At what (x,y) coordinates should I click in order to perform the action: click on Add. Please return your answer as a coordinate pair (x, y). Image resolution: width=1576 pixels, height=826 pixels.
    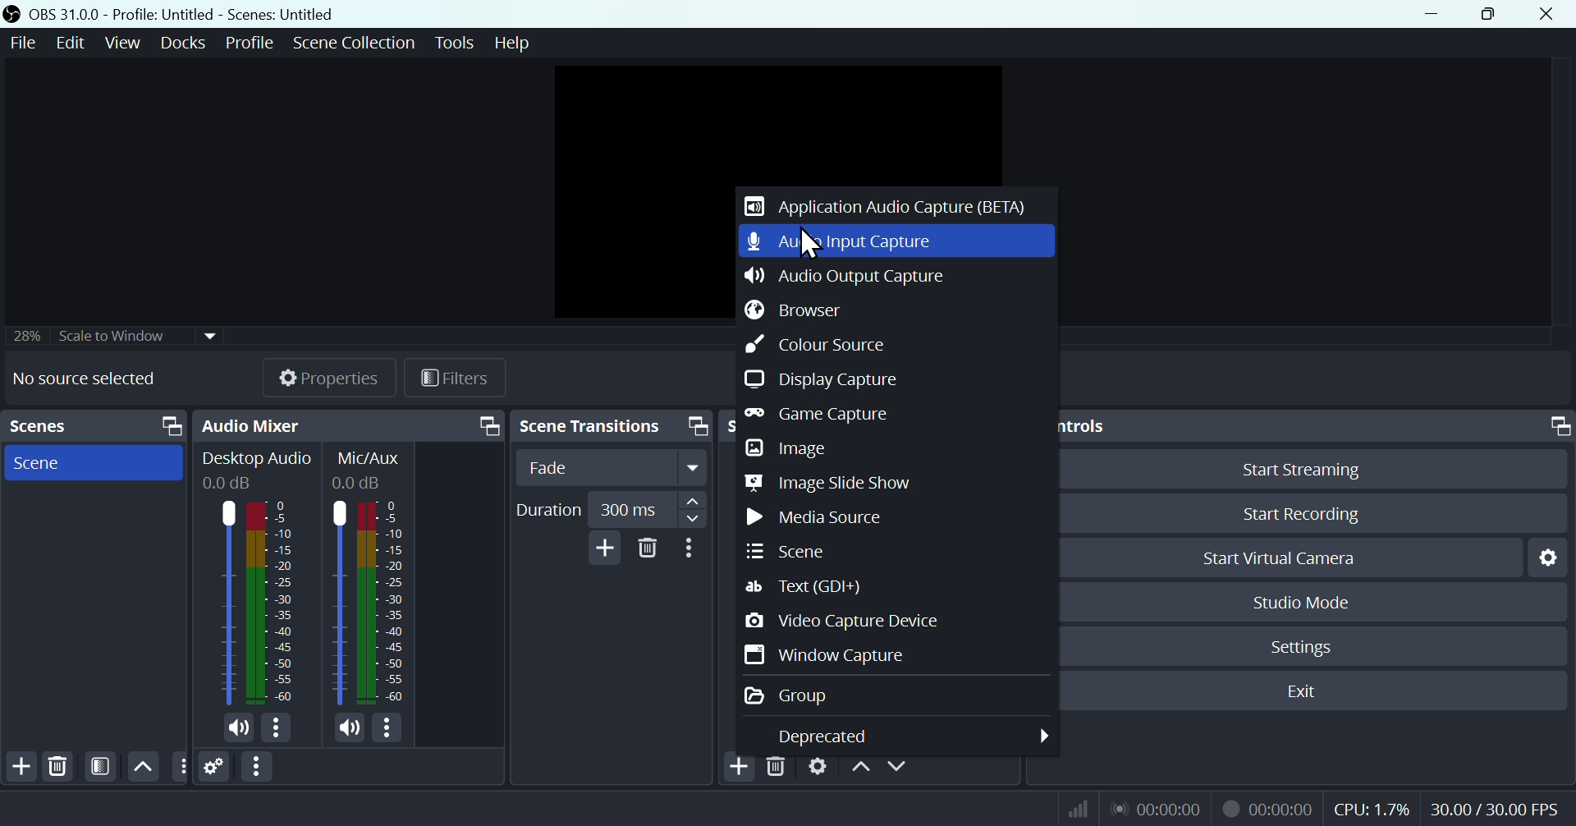
    Looking at the image, I should click on (602, 548).